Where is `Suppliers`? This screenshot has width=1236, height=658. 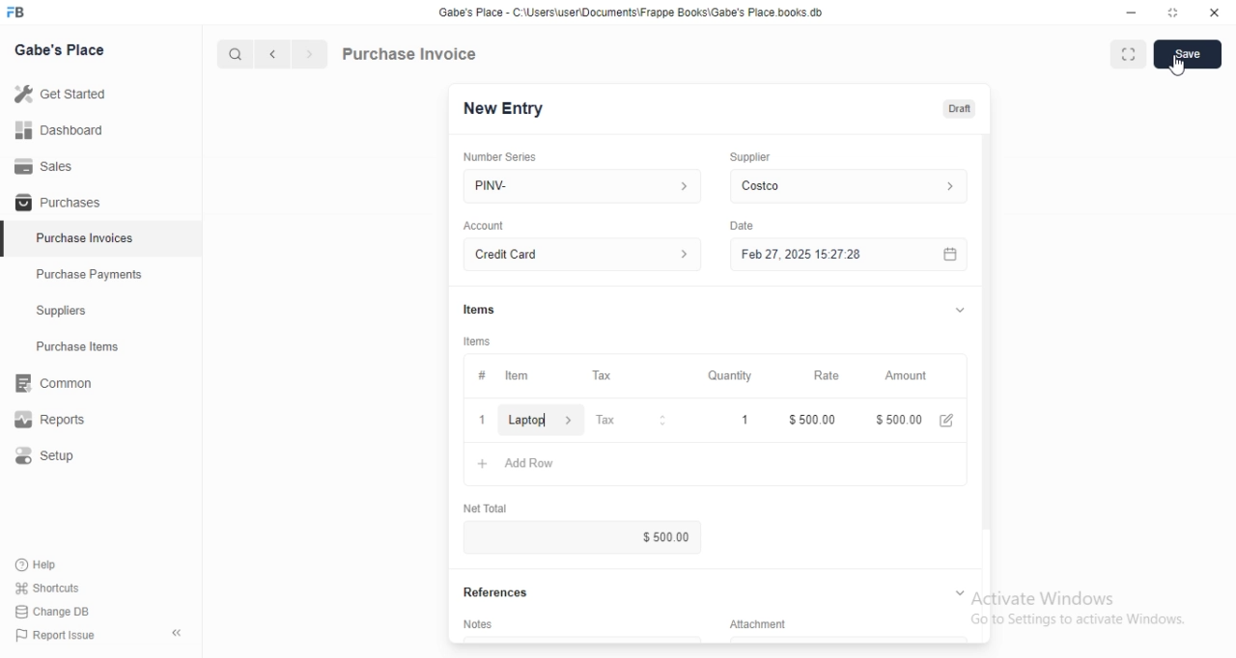 Suppliers is located at coordinates (100, 310).